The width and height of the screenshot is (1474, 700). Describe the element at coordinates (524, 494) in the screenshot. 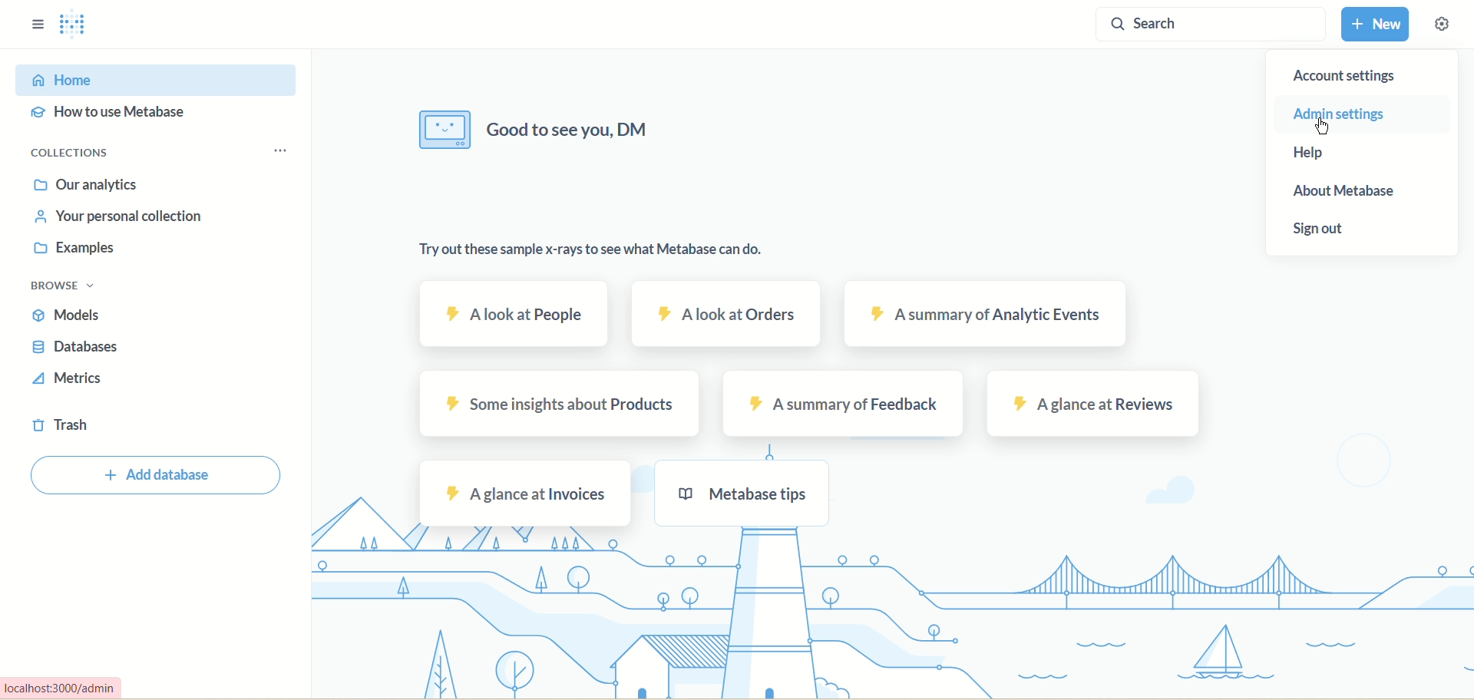

I see `a glance at invoices` at that location.